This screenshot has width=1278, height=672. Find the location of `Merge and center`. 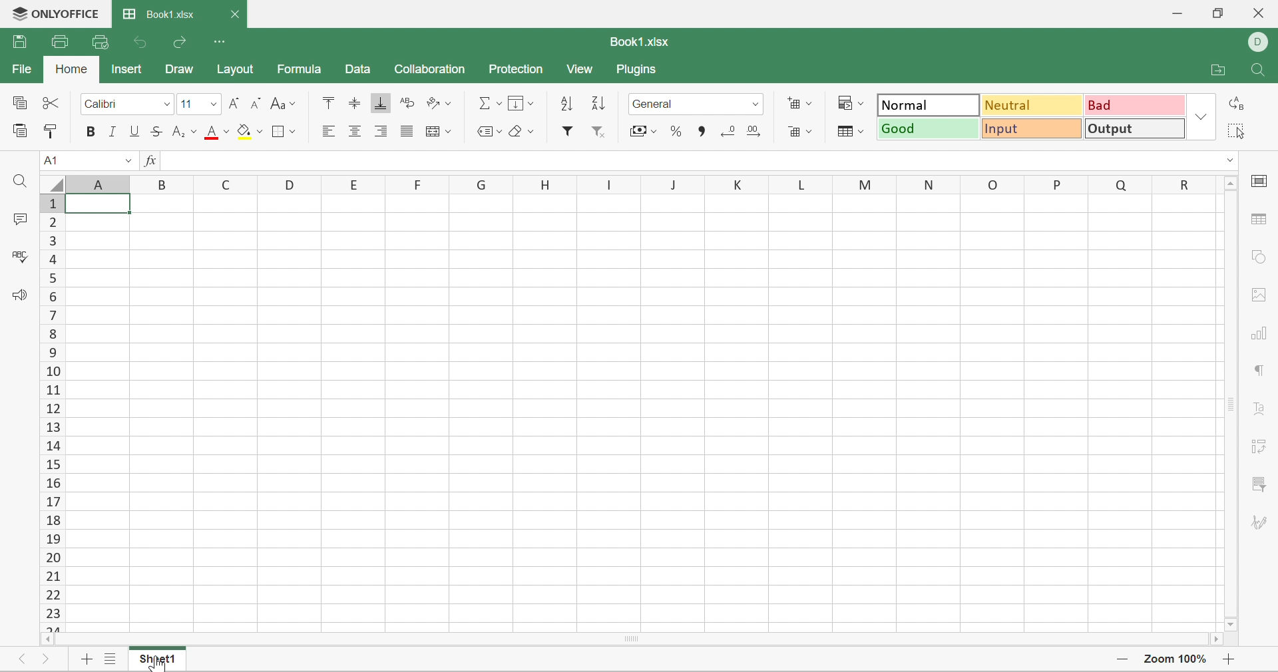

Merge and center is located at coordinates (440, 132).